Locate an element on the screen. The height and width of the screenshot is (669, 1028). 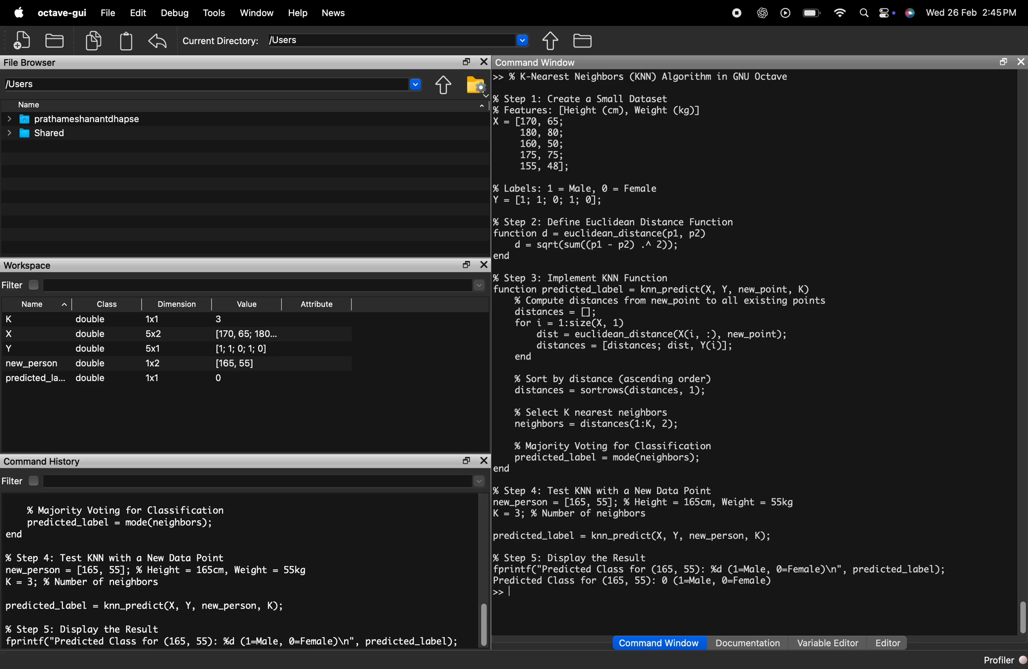
Tools is located at coordinates (213, 12).